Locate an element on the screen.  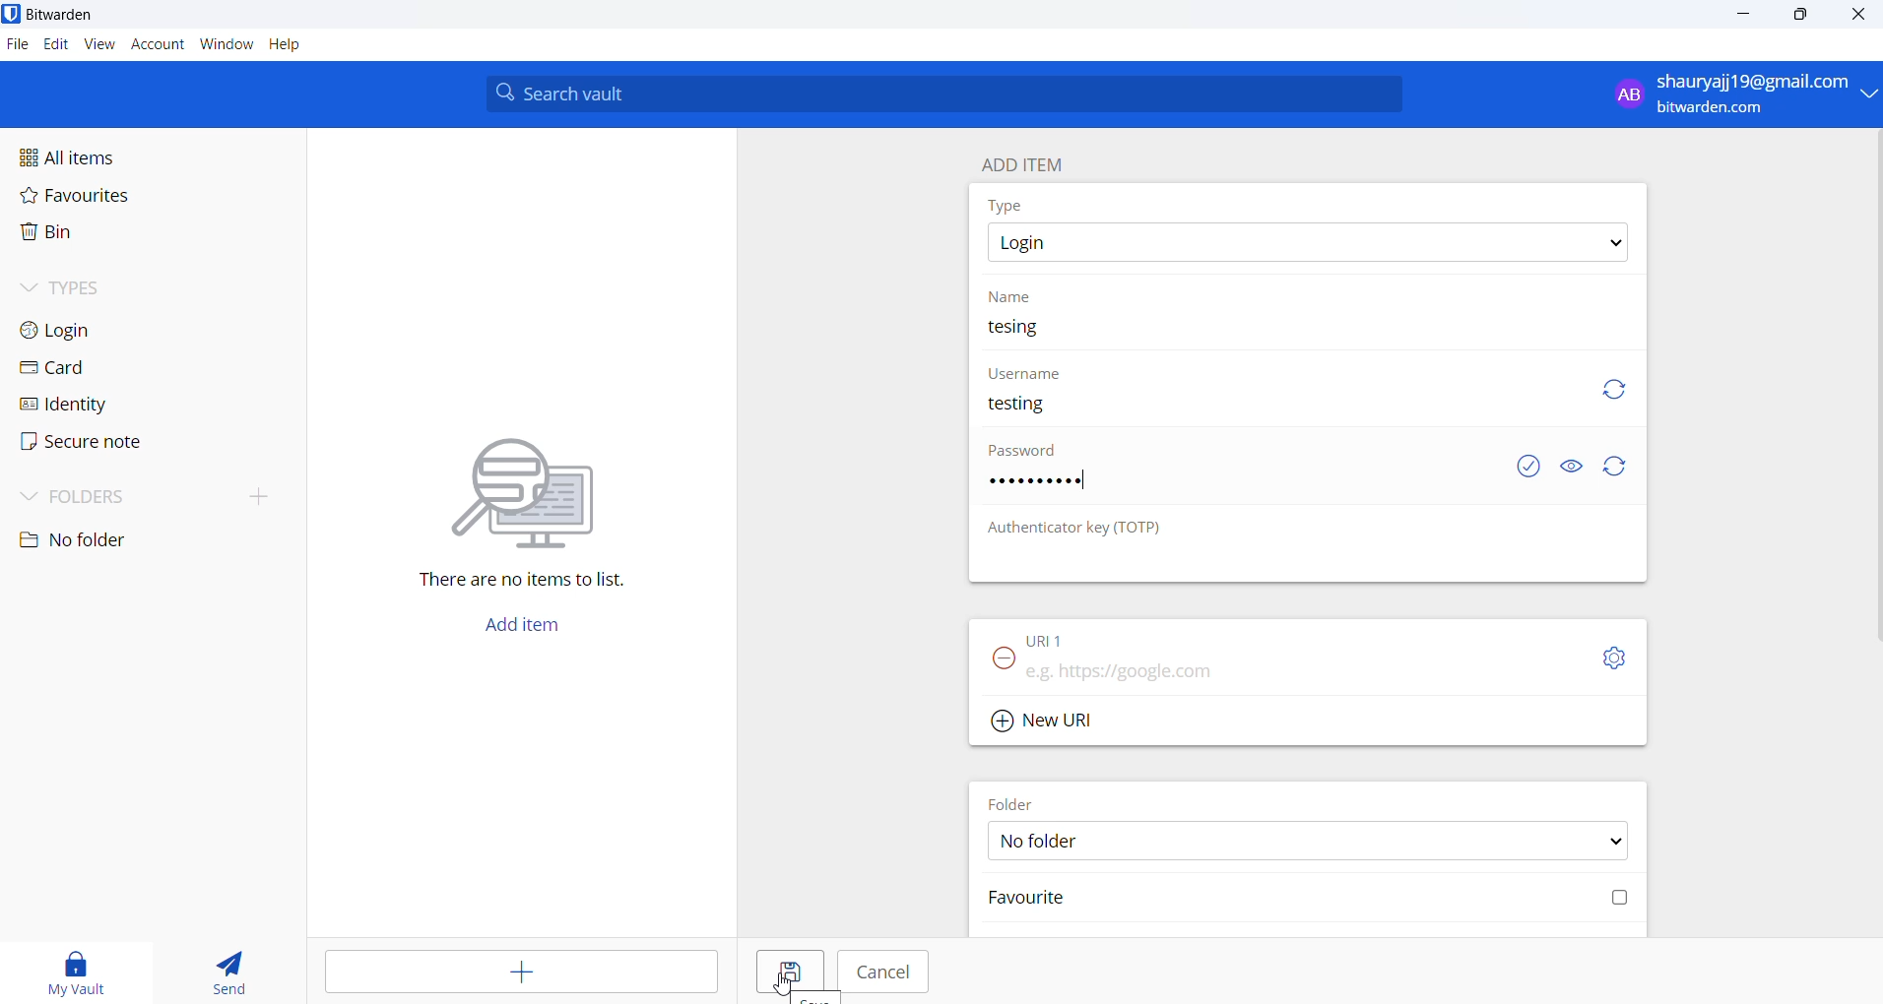
Username  is located at coordinates (1027, 373).